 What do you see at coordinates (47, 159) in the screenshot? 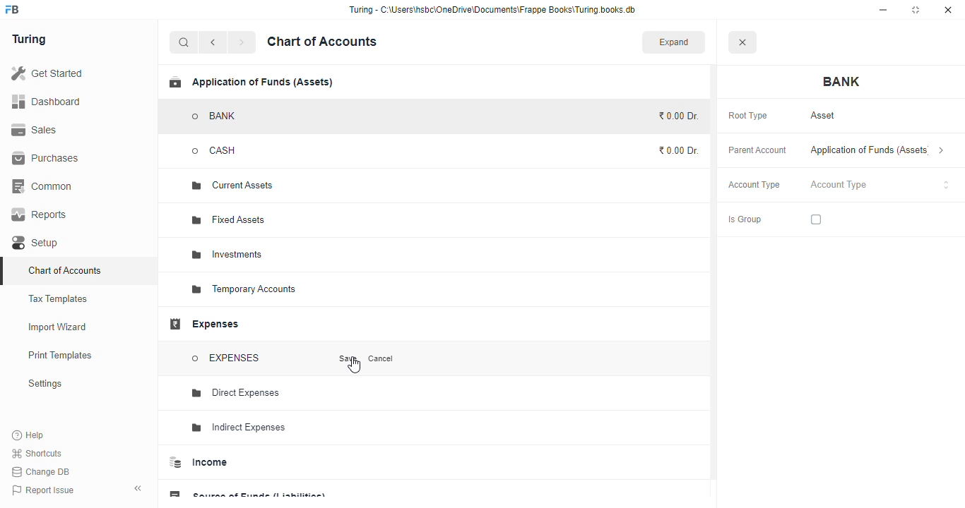
I see `purchases` at bounding box center [47, 159].